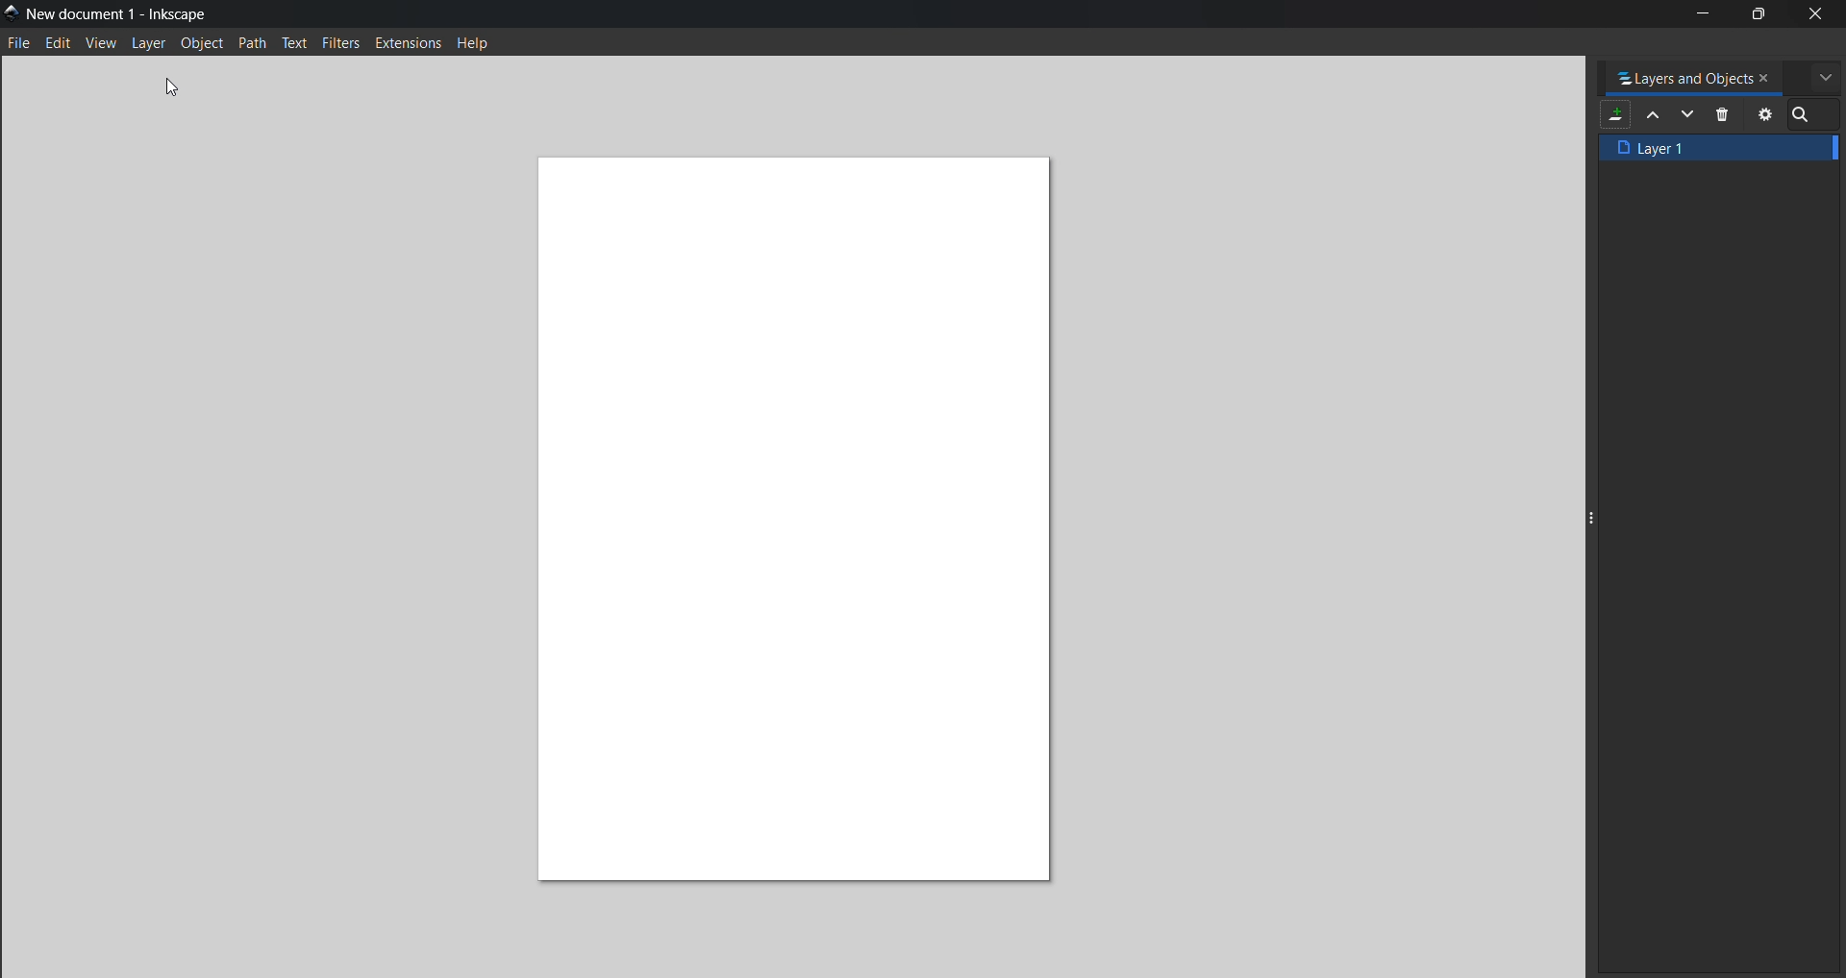  Describe the element at coordinates (204, 44) in the screenshot. I see `object` at that location.